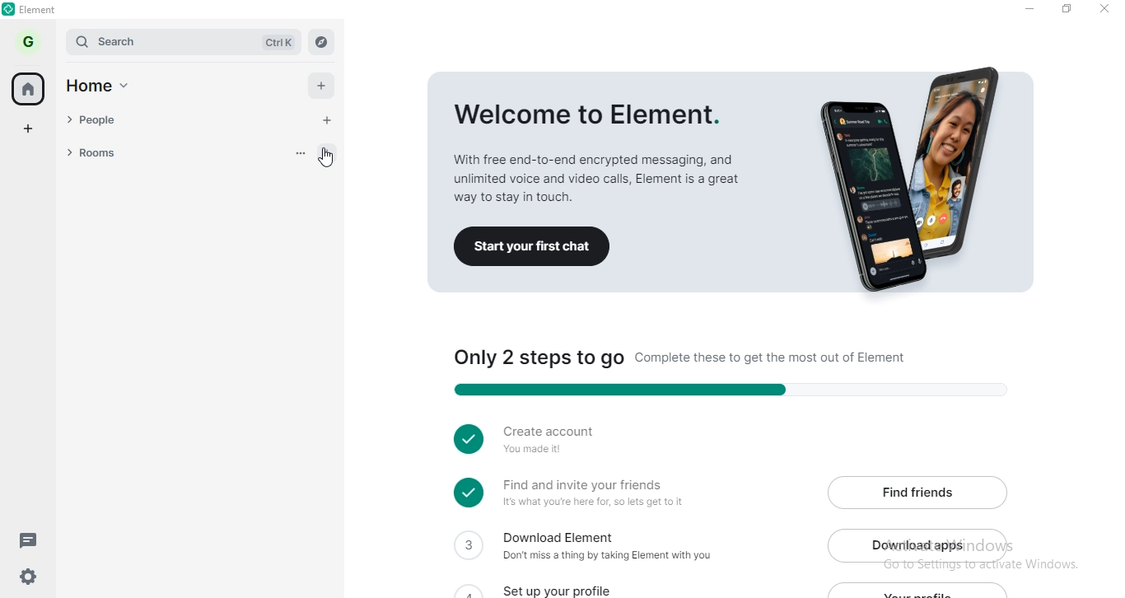  What do you see at coordinates (184, 122) in the screenshot?
I see `people` at bounding box center [184, 122].